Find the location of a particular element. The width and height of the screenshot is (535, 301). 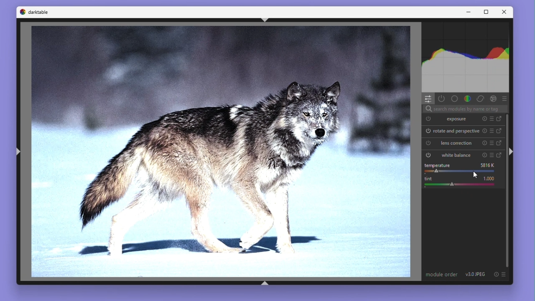

Preset is located at coordinates (505, 98).